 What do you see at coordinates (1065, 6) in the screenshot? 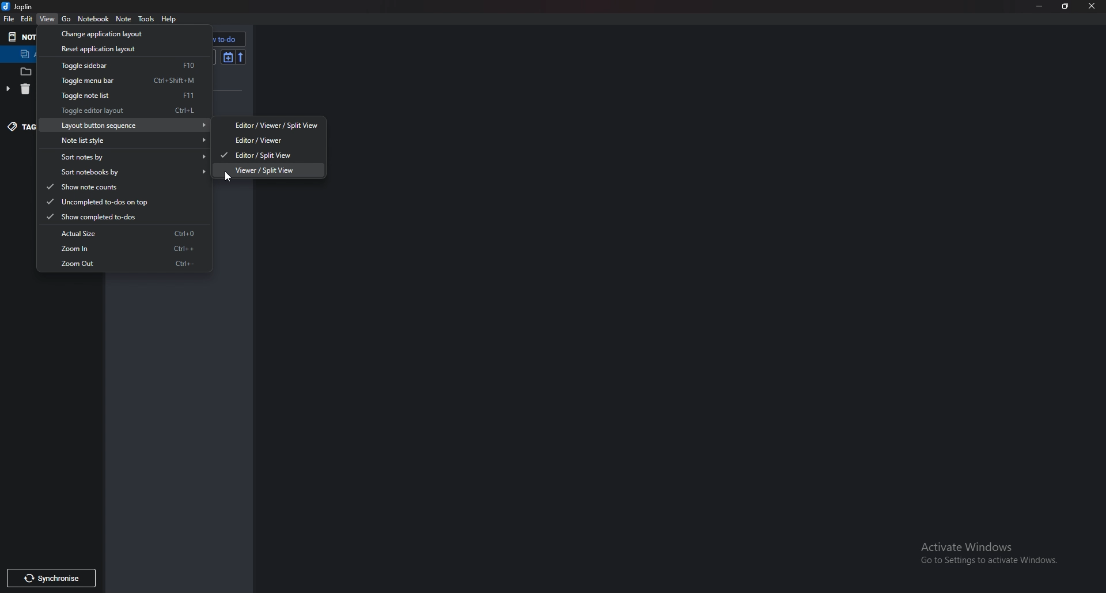
I see `Resize` at bounding box center [1065, 6].